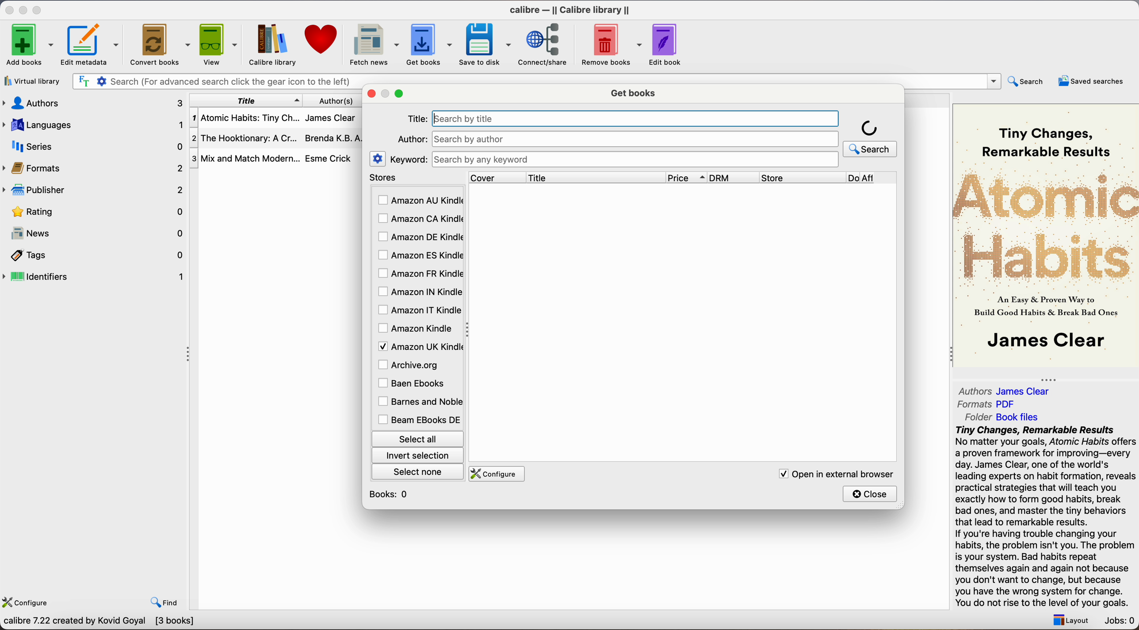  Describe the element at coordinates (873, 178) in the screenshot. I see `do Af1` at that location.